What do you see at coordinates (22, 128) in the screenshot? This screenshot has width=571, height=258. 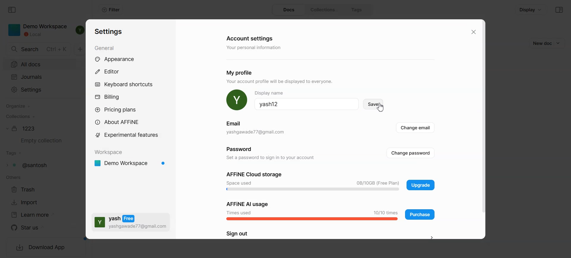 I see `Document` at bounding box center [22, 128].